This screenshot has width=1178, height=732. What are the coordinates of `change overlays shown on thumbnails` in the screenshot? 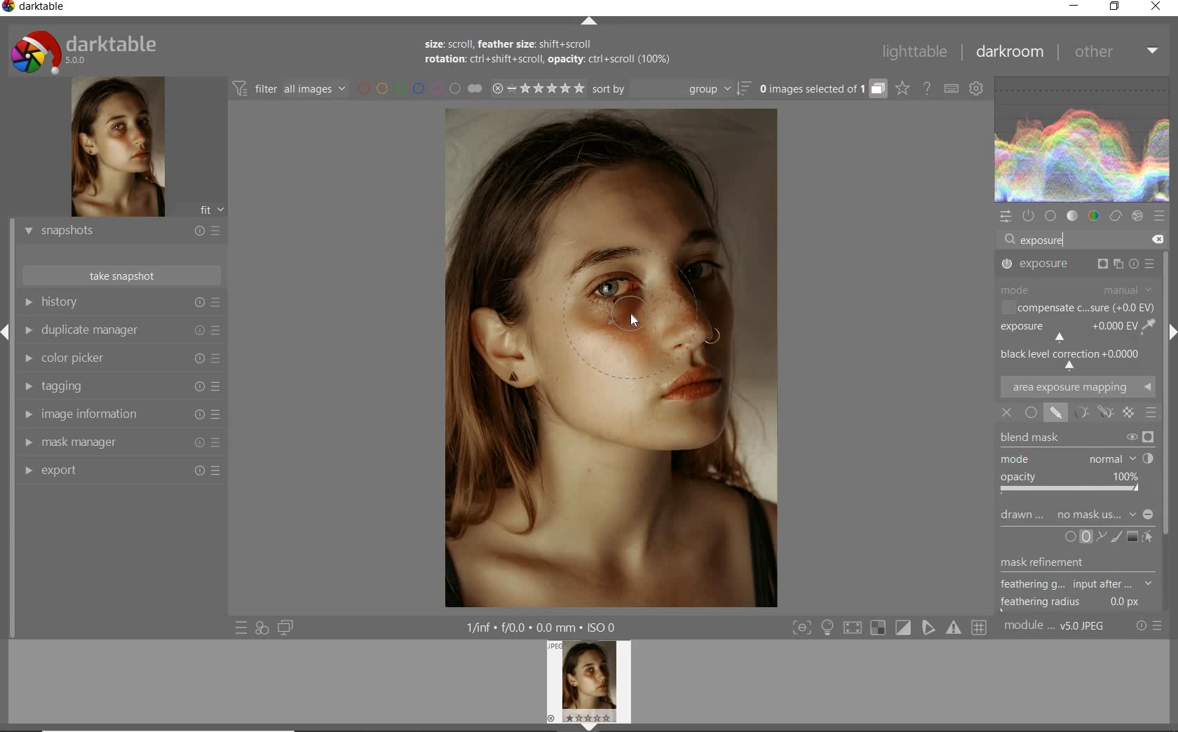 It's located at (902, 90).